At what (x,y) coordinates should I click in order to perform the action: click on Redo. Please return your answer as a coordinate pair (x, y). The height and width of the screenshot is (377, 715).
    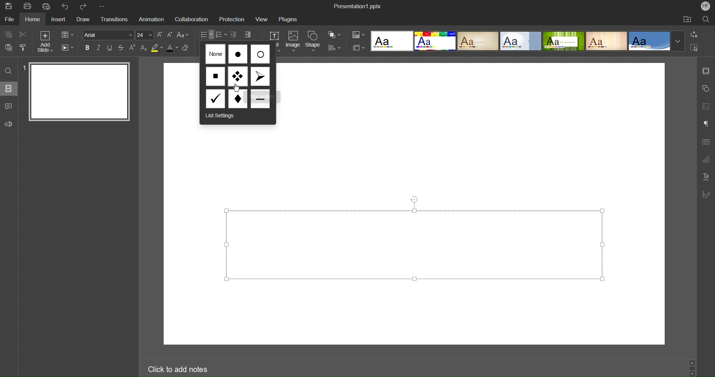
    Looking at the image, I should click on (85, 6).